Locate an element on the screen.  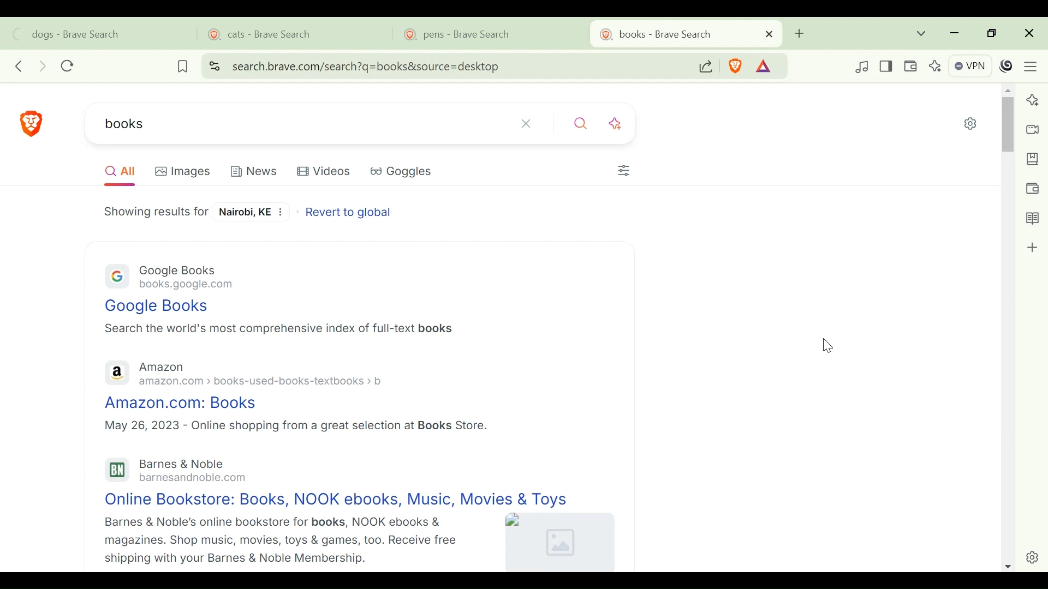
Videos is located at coordinates (324, 170).